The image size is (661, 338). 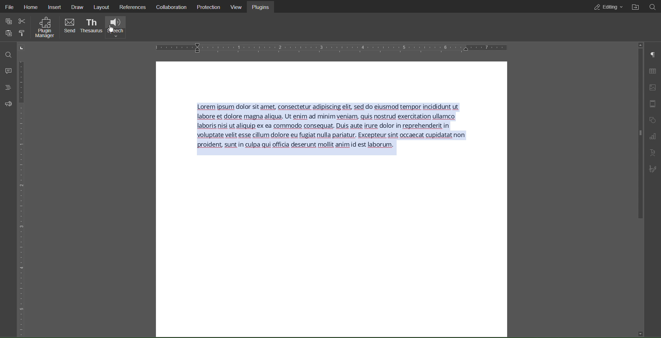 What do you see at coordinates (334, 47) in the screenshot?
I see `Horizontal Ruler` at bounding box center [334, 47].